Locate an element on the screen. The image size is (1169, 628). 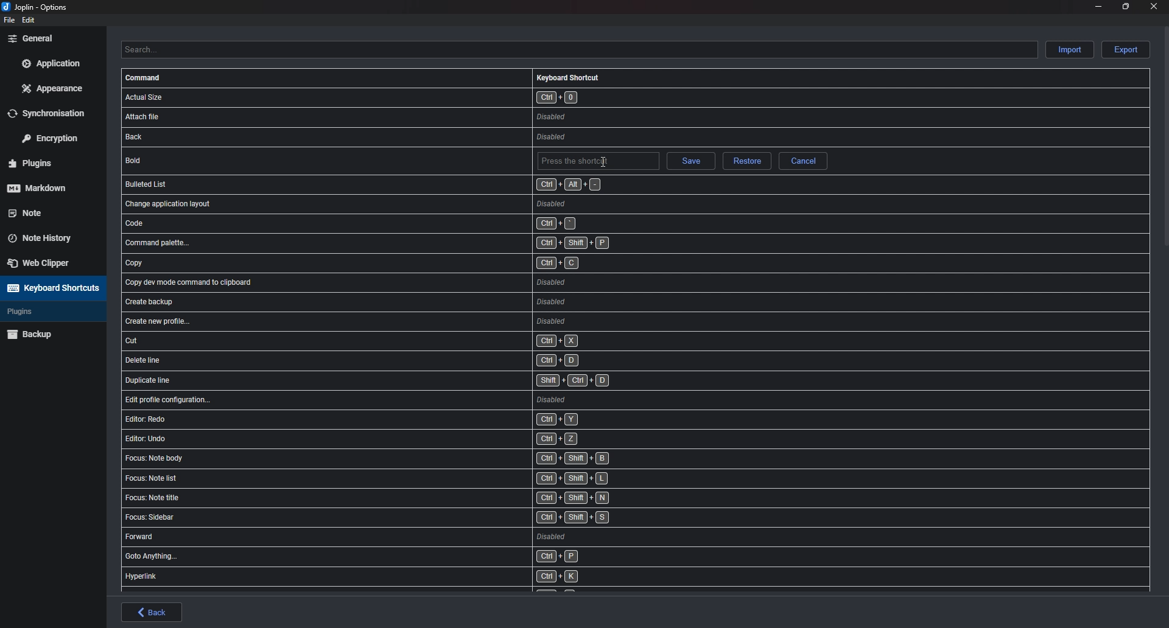
Tooltip is located at coordinates (751, 178).